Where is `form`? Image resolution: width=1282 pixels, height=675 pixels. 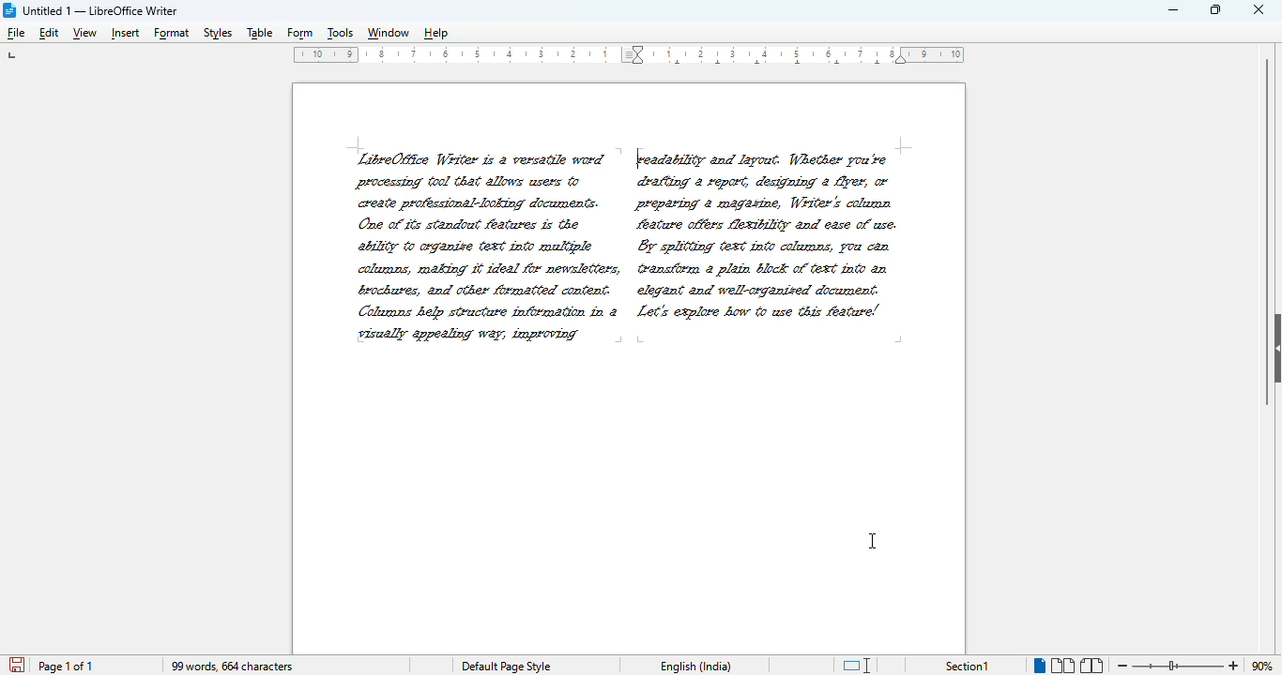
form is located at coordinates (300, 35).